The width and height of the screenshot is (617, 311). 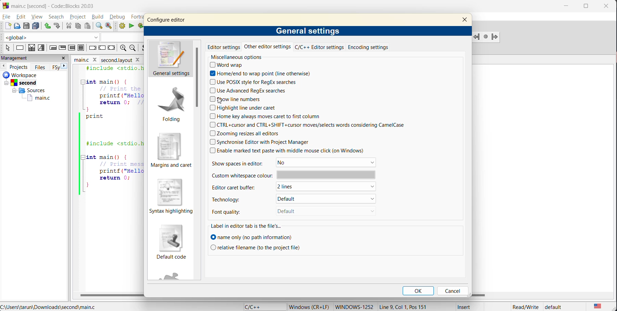 What do you see at coordinates (172, 150) in the screenshot?
I see `margins and caret` at bounding box center [172, 150].